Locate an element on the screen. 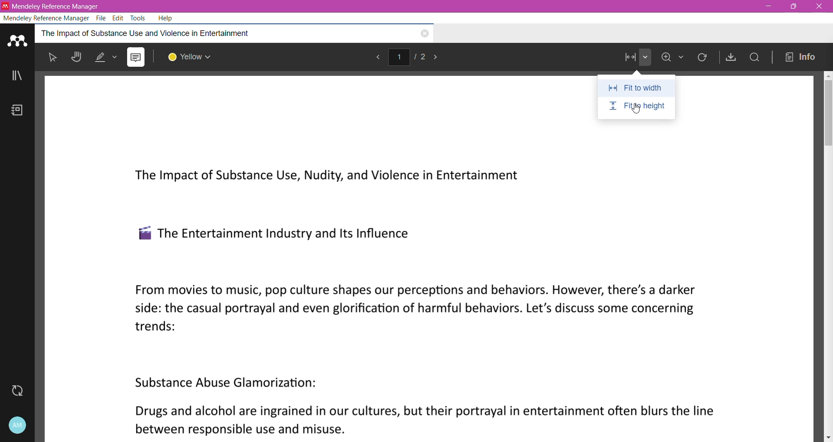  Reference Item Title is located at coordinates (205, 33).